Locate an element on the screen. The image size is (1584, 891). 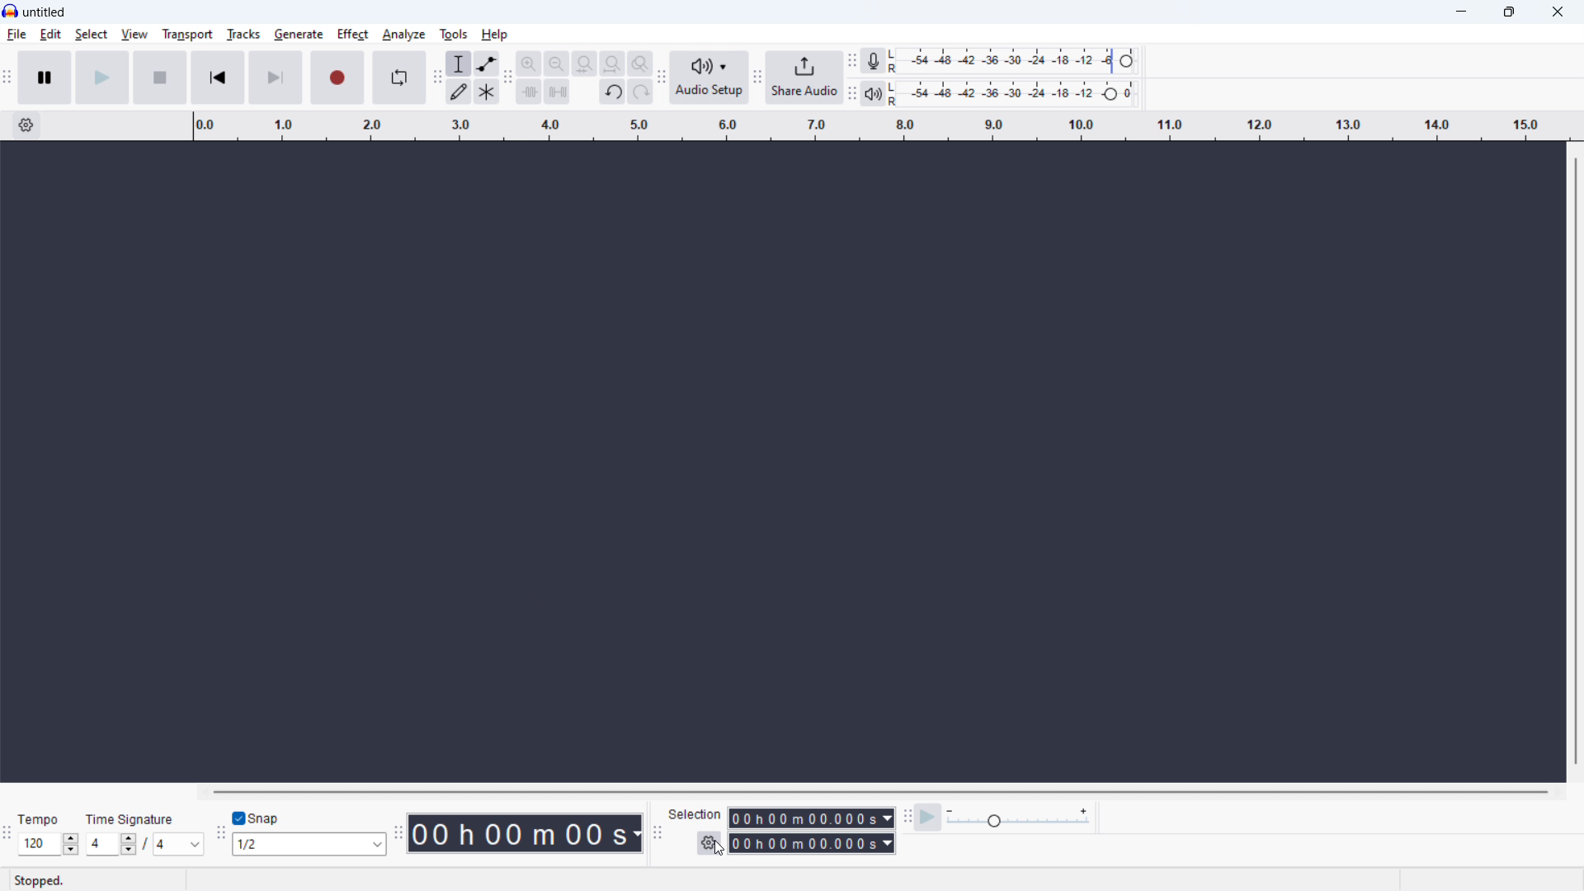
cursor is located at coordinates (716, 849).